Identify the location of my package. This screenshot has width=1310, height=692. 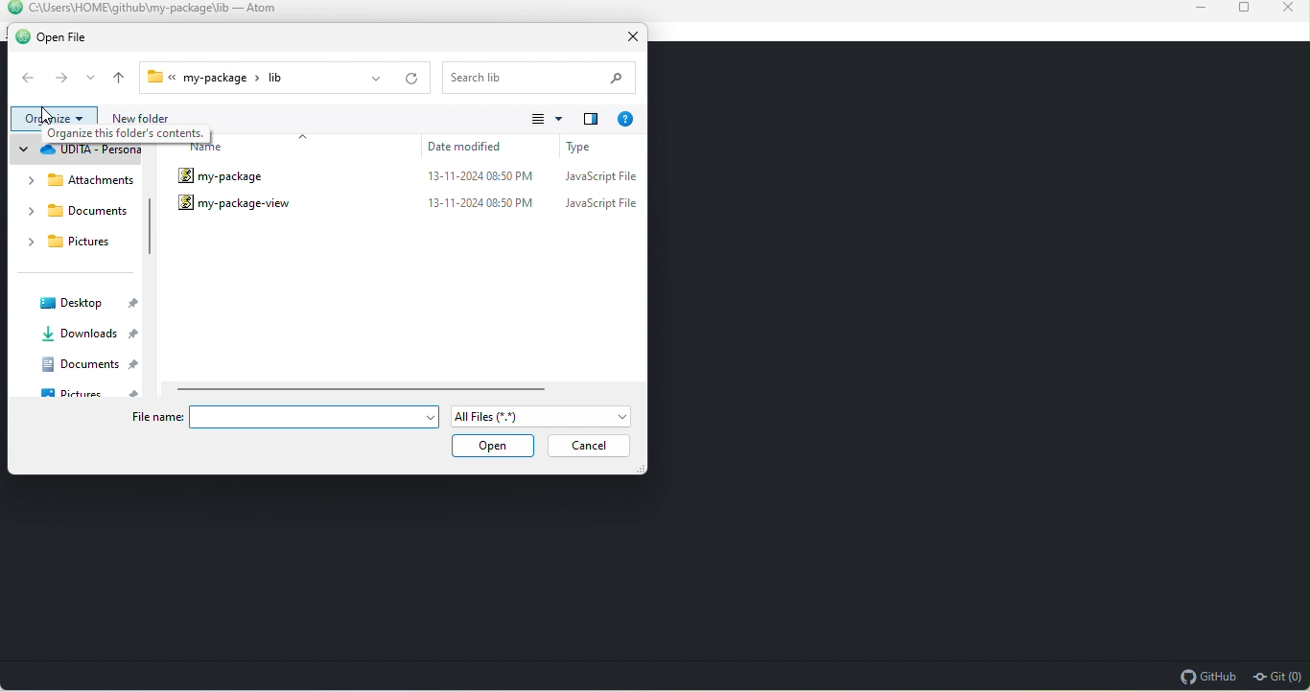
(249, 78).